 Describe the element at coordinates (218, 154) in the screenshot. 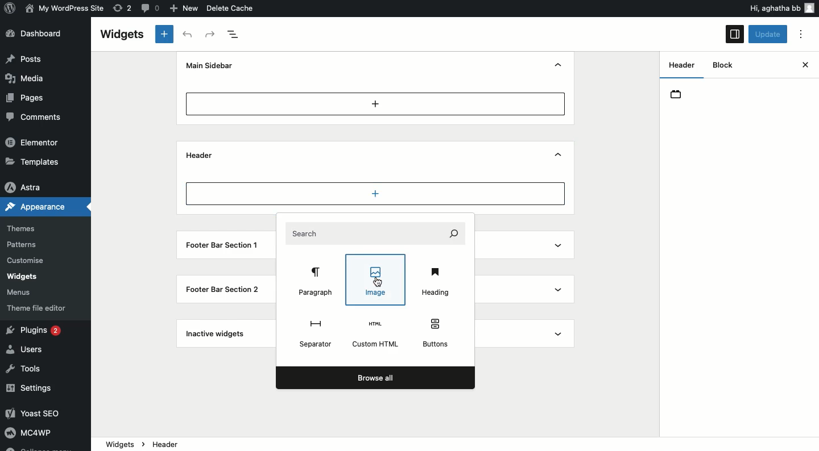

I see `Header` at that location.